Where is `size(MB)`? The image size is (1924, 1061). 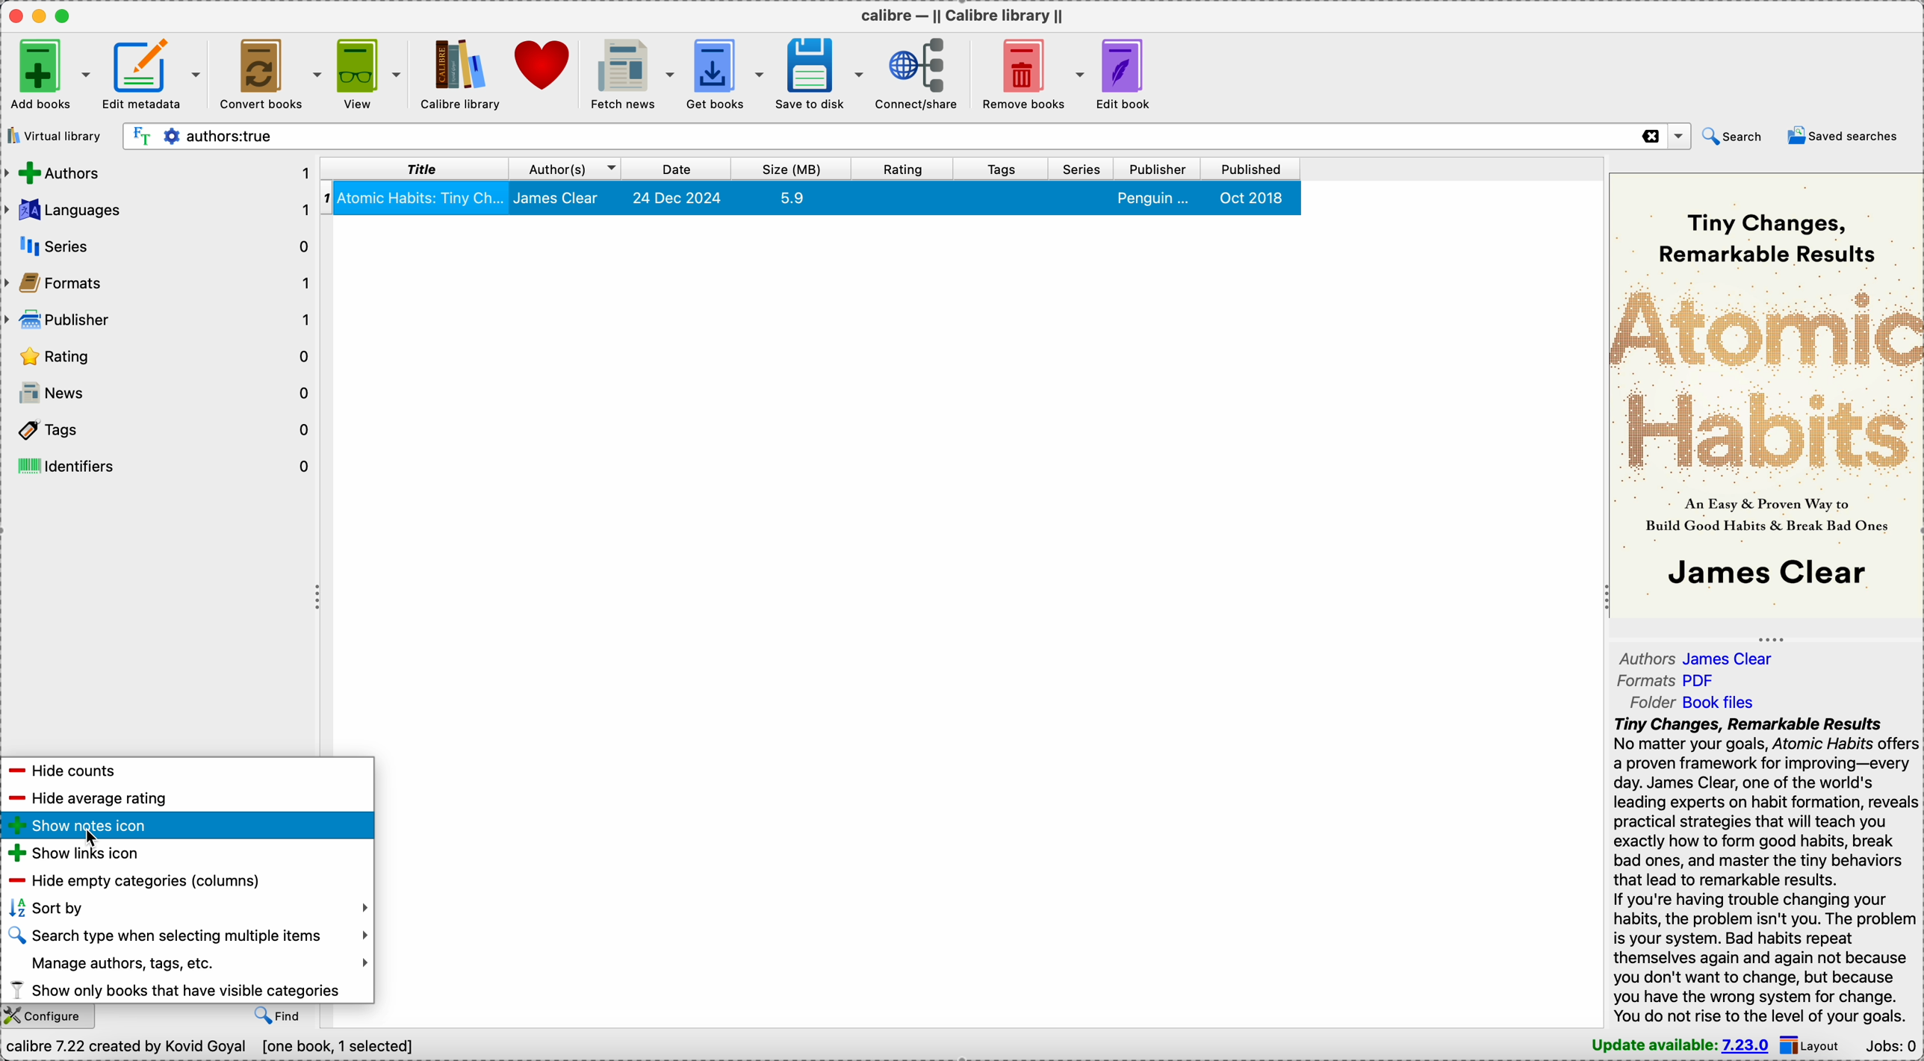 size(MB) is located at coordinates (794, 167).